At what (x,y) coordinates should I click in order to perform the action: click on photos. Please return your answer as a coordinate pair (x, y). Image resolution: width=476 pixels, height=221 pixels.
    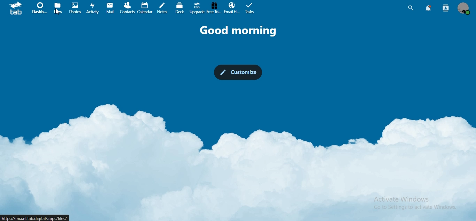
    Looking at the image, I should click on (76, 8).